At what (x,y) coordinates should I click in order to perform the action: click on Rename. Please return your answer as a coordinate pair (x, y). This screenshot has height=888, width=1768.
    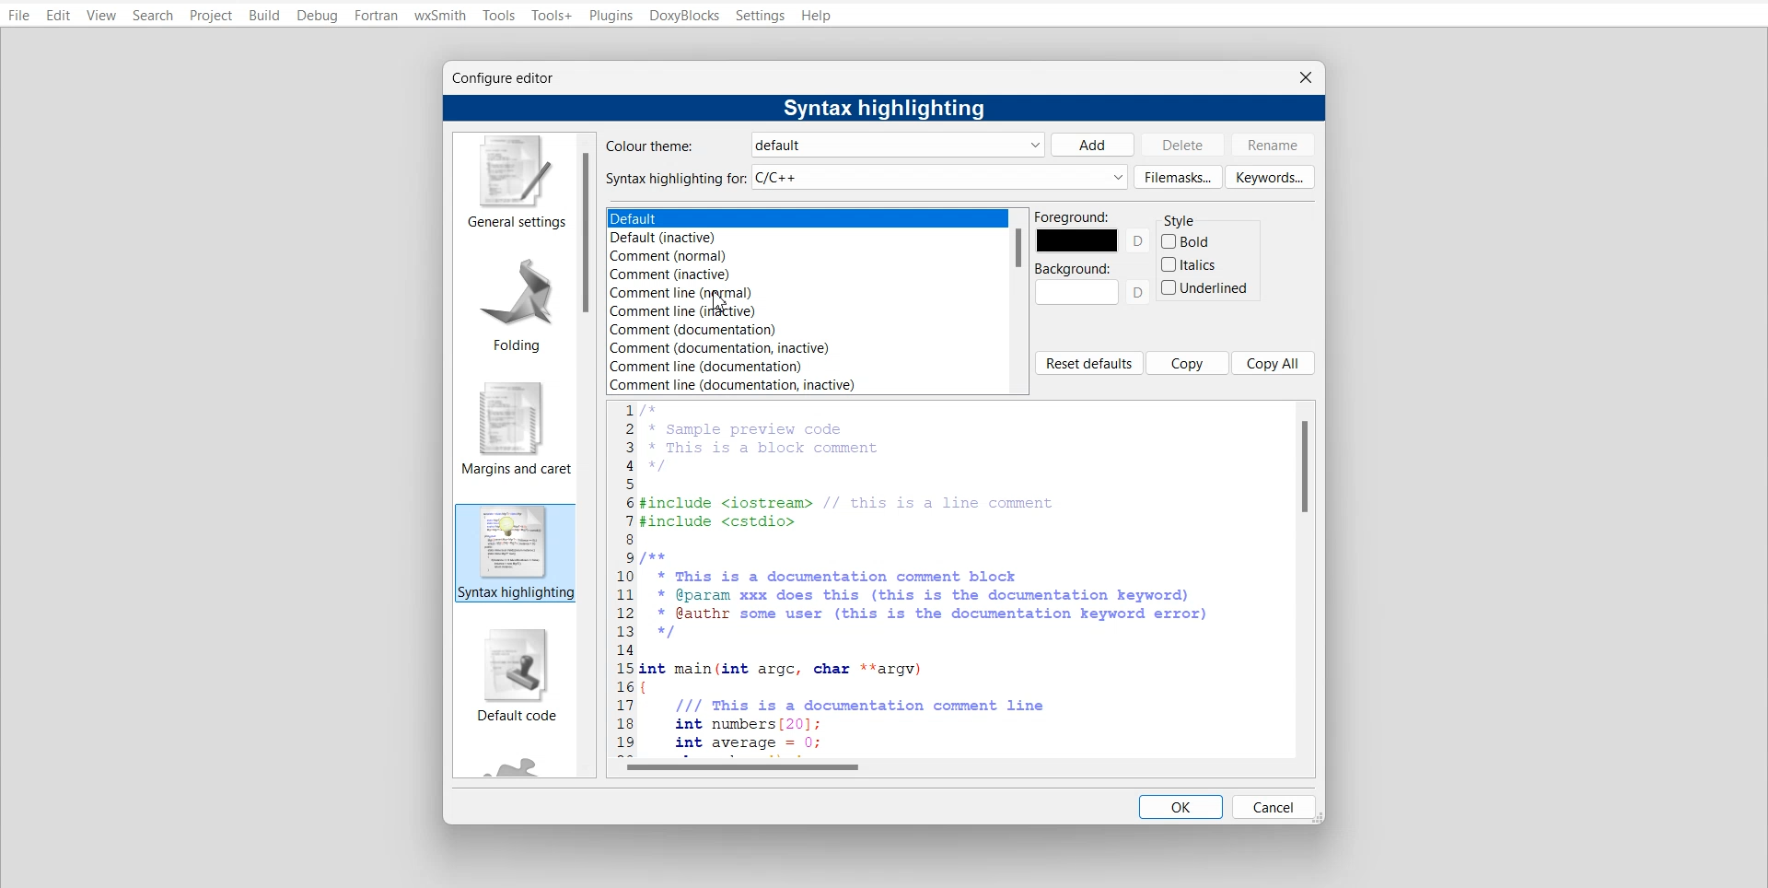
    Looking at the image, I should click on (1277, 144).